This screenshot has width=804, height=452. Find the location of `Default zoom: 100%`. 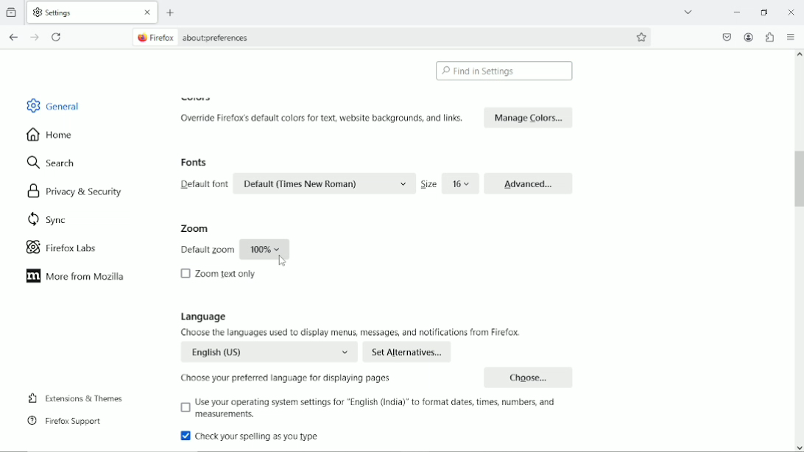

Default zoom: 100% is located at coordinates (233, 250).